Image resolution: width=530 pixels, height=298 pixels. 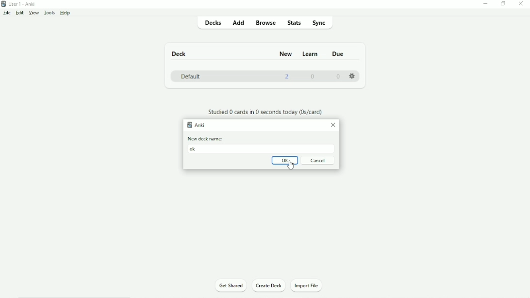 What do you see at coordinates (285, 161) in the screenshot?
I see `OK` at bounding box center [285, 161].